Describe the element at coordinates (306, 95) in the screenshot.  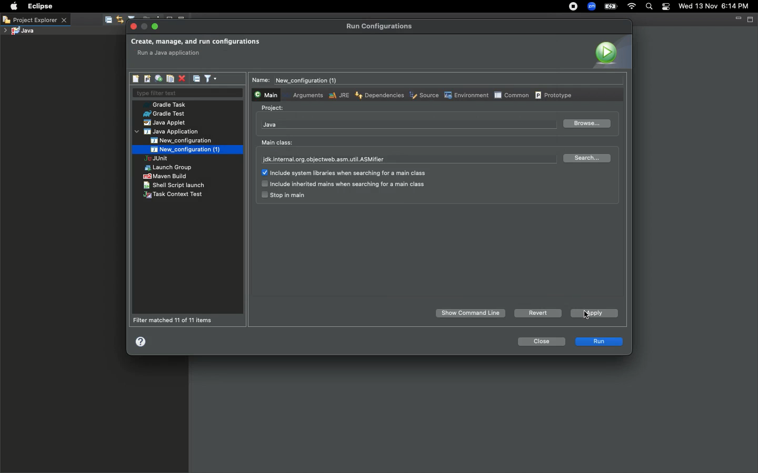
I see `Arguments` at that location.